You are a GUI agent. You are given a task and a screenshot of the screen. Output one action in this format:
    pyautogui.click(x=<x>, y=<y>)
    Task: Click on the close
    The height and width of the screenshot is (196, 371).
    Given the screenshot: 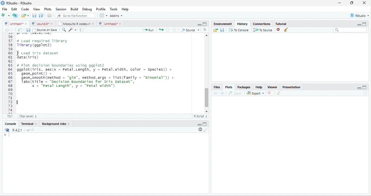 What is the action you would take?
    pyautogui.click(x=121, y=24)
    